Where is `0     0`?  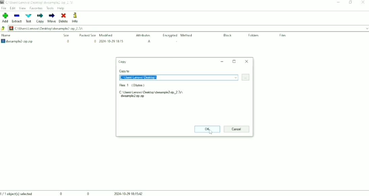
0     0 is located at coordinates (75, 193).